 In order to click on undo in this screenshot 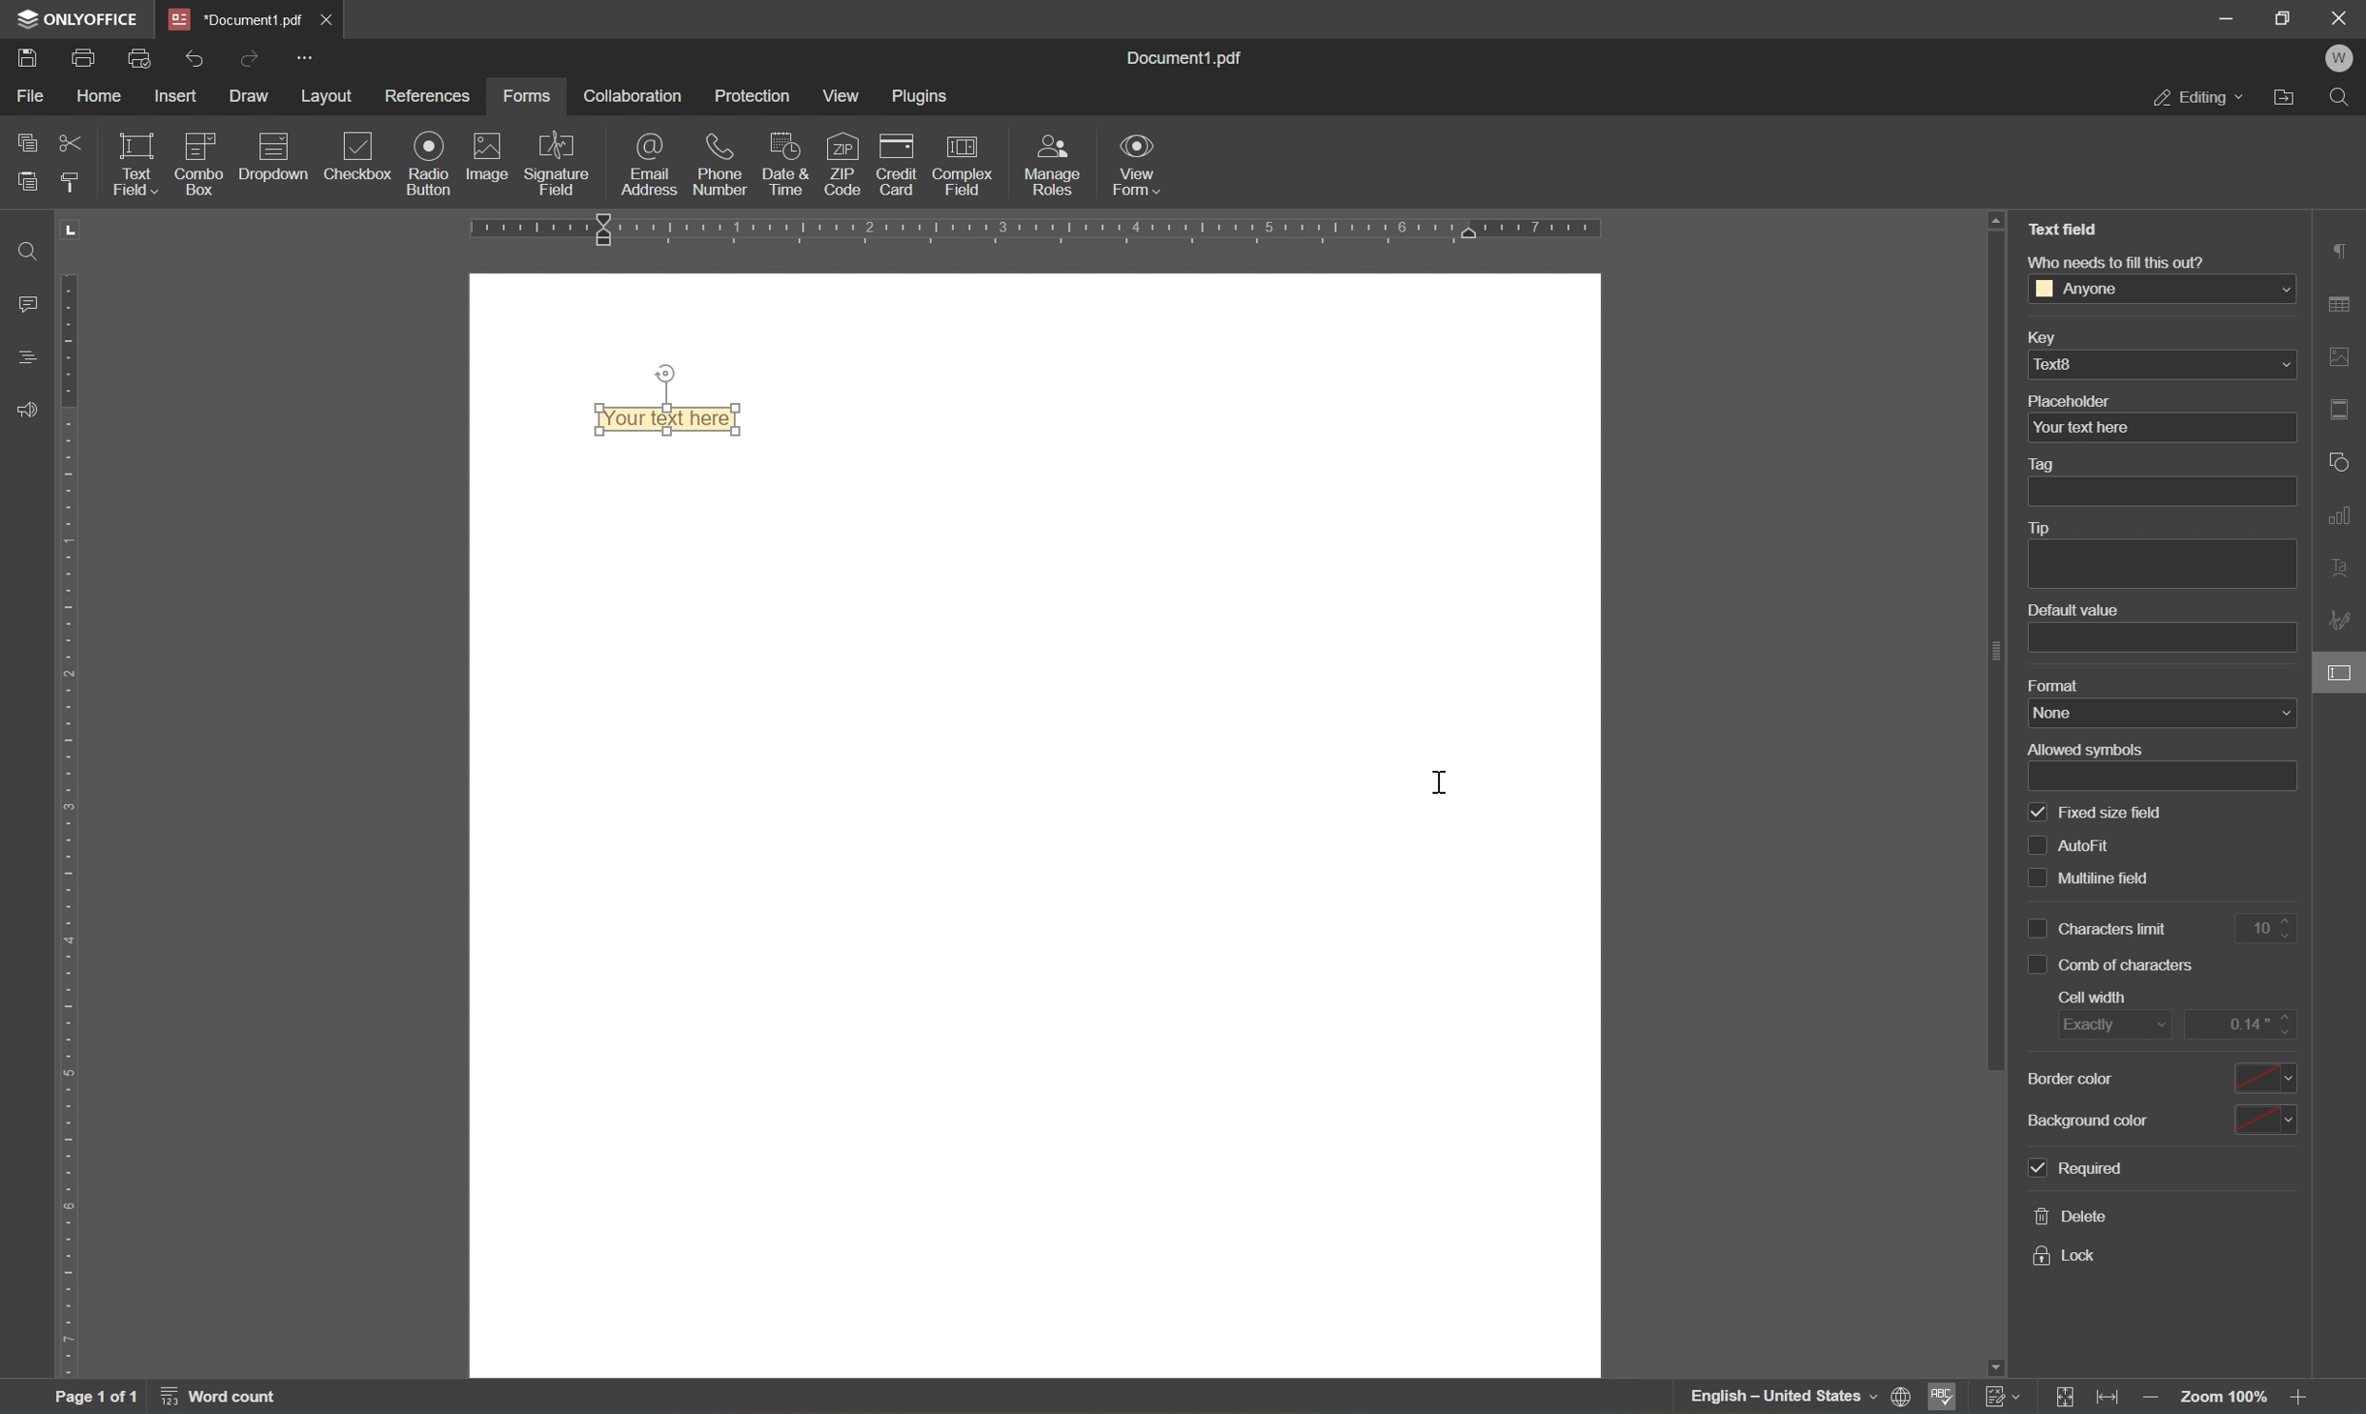, I will do `click(248, 62)`.